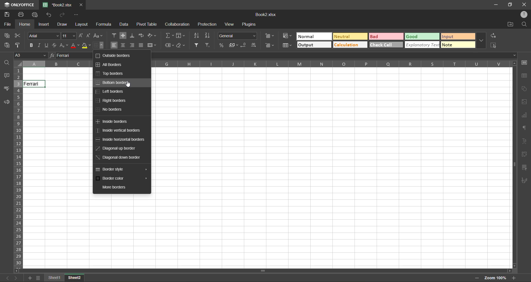 Image resolution: width=531 pixels, height=282 pixels. What do you see at coordinates (69, 35) in the screenshot?
I see `font size` at bounding box center [69, 35].